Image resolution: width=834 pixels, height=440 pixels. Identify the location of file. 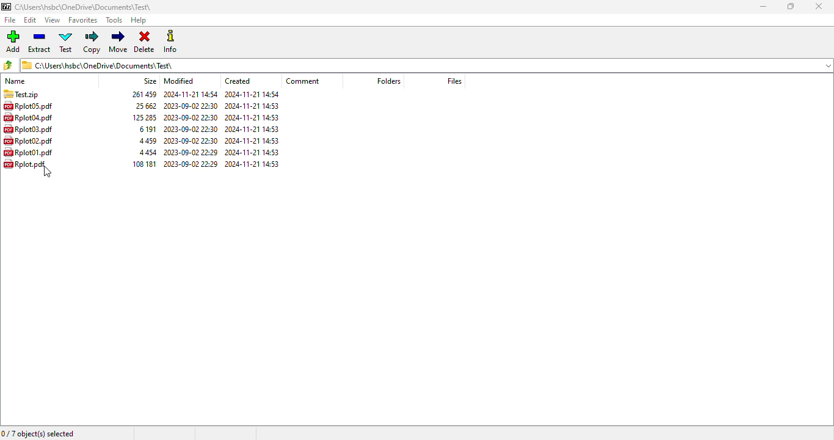
(10, 20).